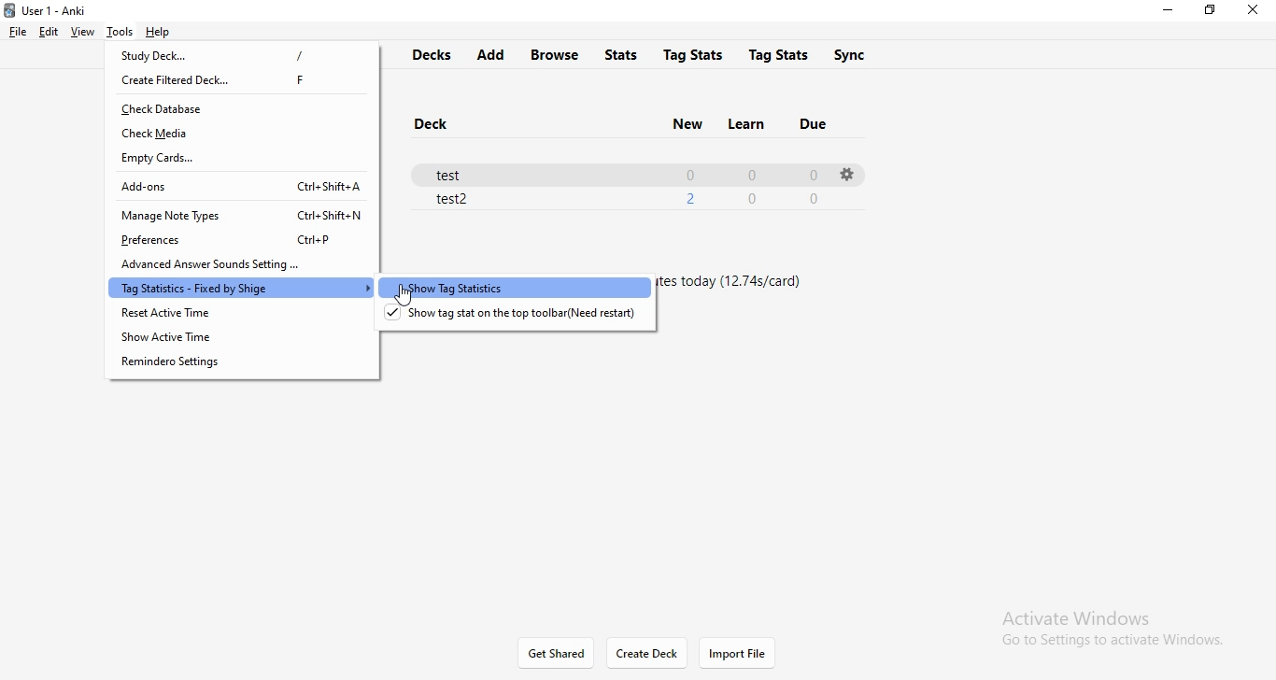 The width and height of the screenshot is (1276, 680). Describe the element at coordinates (243, 159) in the screenshot. I see `empty cards` at that location.